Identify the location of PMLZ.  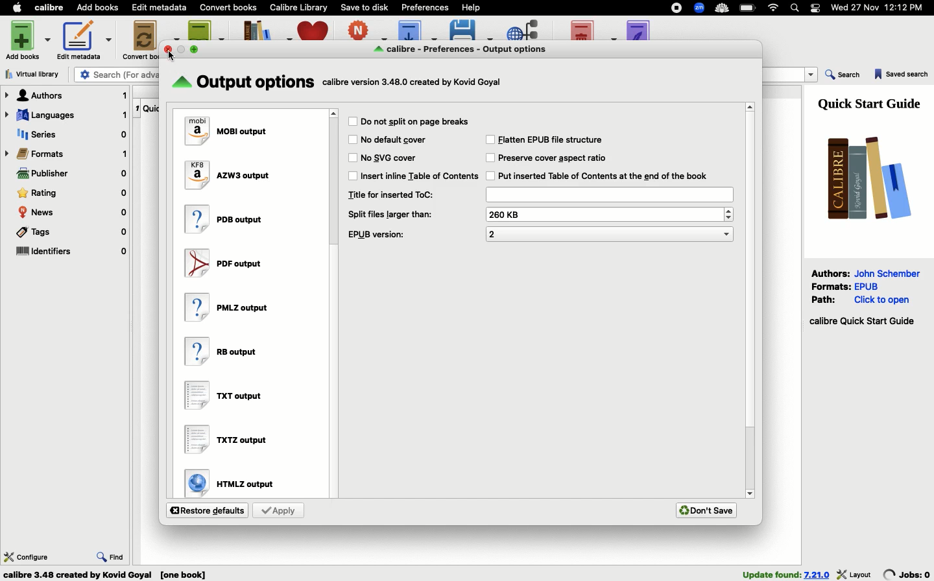
(235, 307).